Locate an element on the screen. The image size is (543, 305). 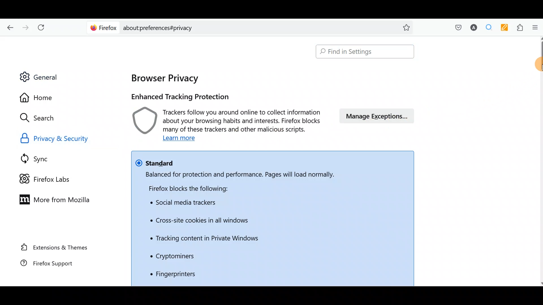
Extension & themes is located at coordinates (56, 248).